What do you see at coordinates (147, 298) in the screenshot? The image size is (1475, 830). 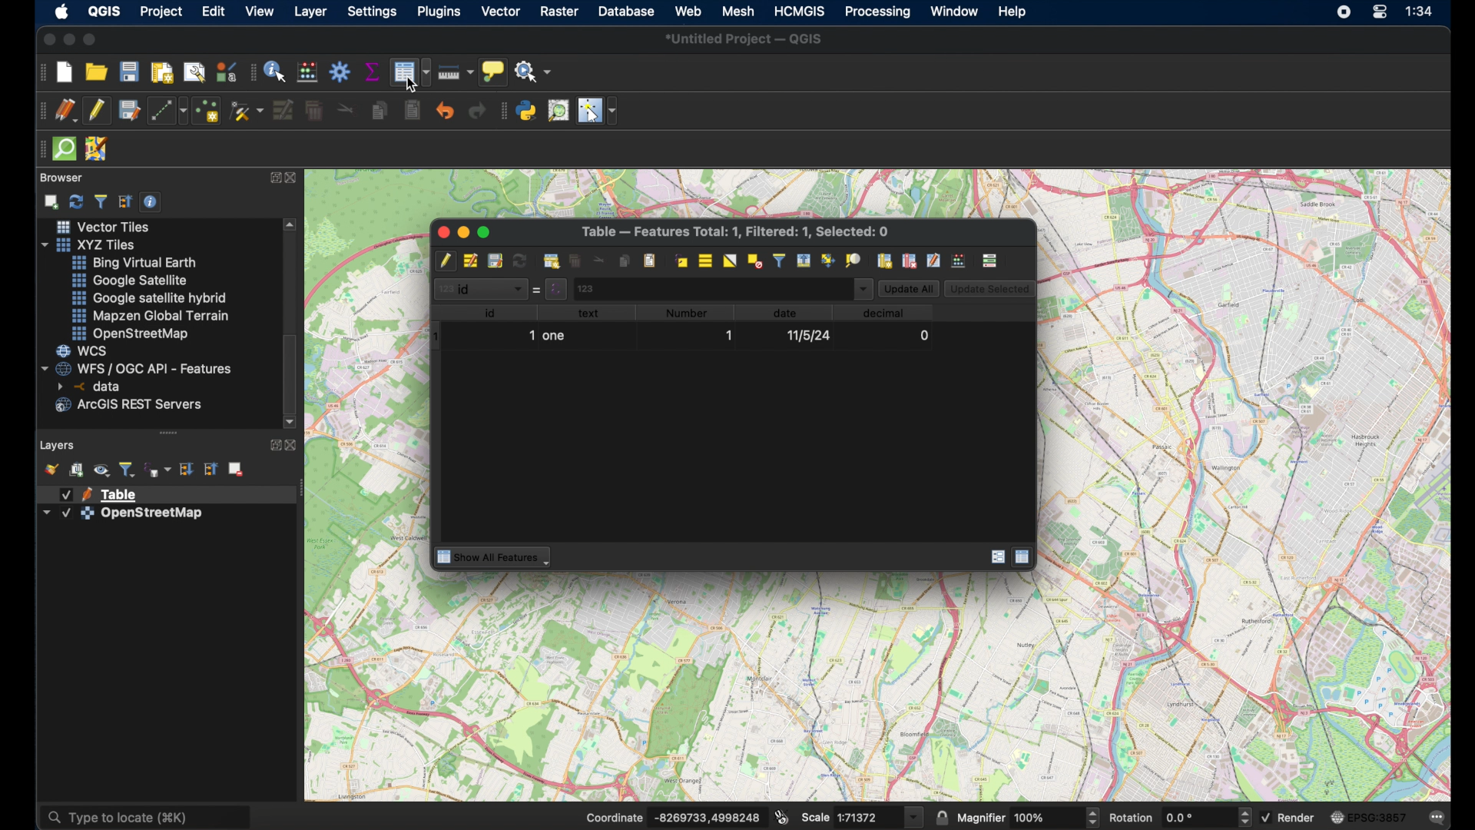 I see `gogole satellite hybrid` at bounding box center [147, 298].